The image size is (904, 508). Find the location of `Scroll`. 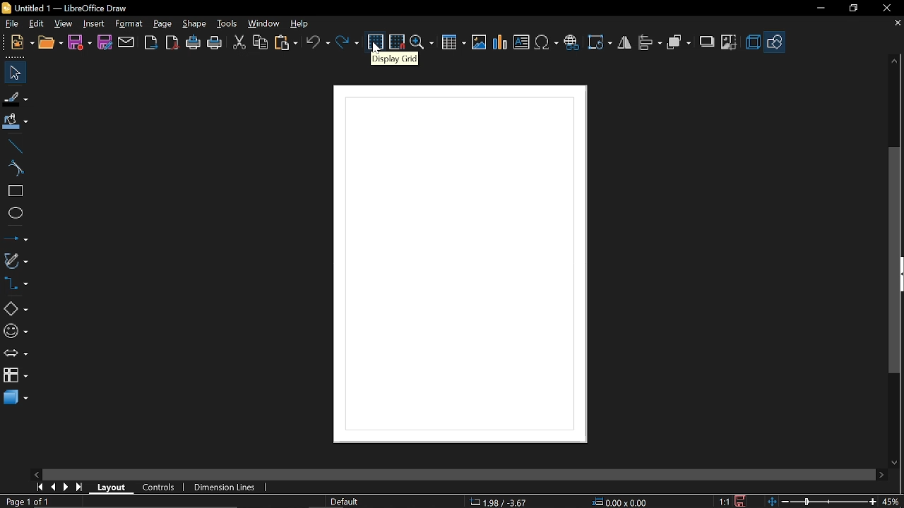

Scroll is located at coordinates (459, 473).